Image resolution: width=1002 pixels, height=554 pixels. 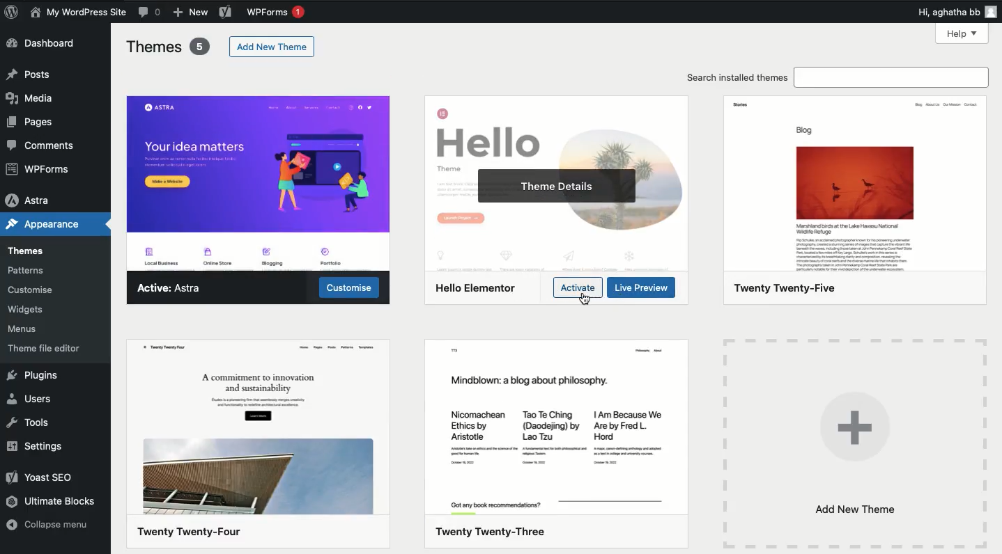 I want to click on Theme 1, so click(x=259, y=180).